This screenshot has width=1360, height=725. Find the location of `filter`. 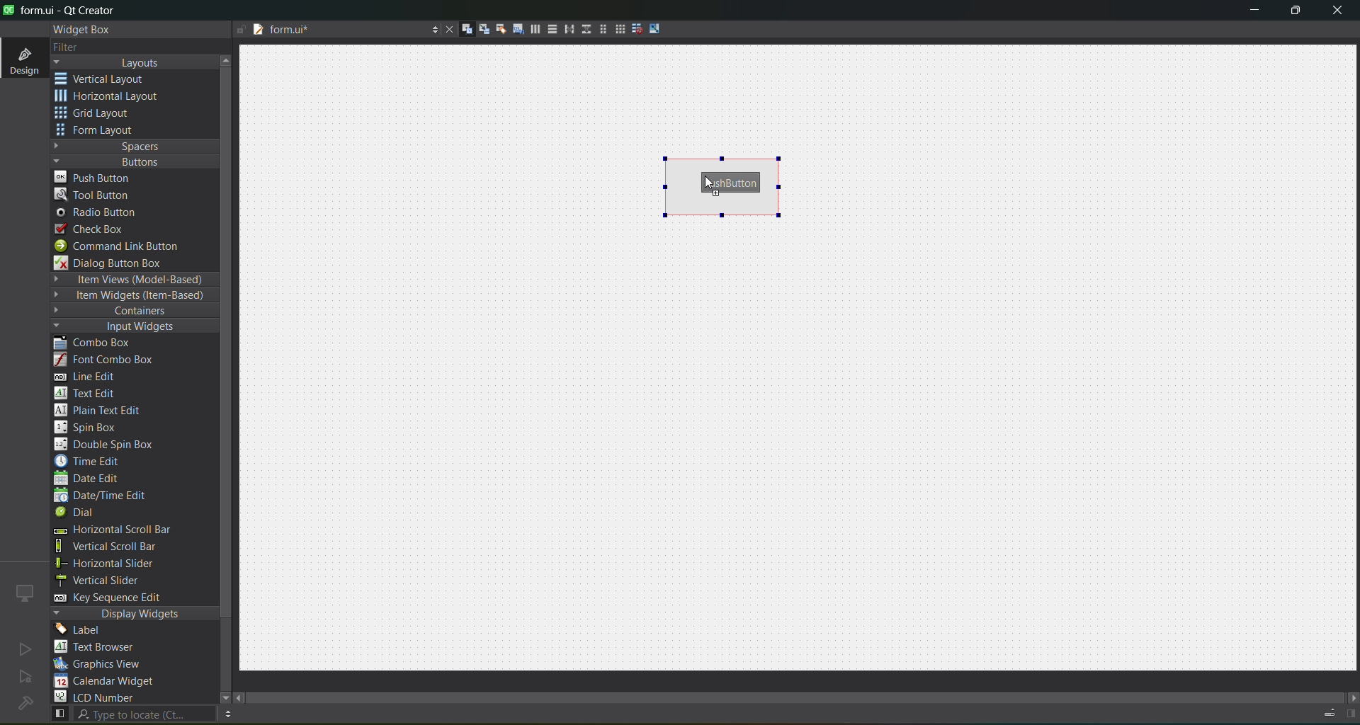

filter is located at coordinates (76, 48).